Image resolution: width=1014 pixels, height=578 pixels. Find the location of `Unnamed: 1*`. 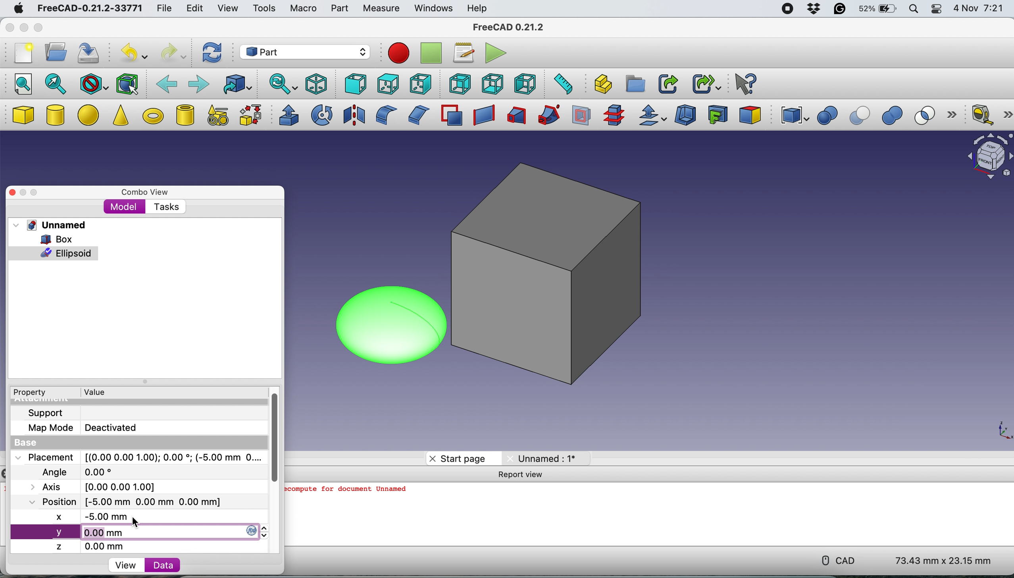

Unnamed: 1* is located at coordinates (543, 458).